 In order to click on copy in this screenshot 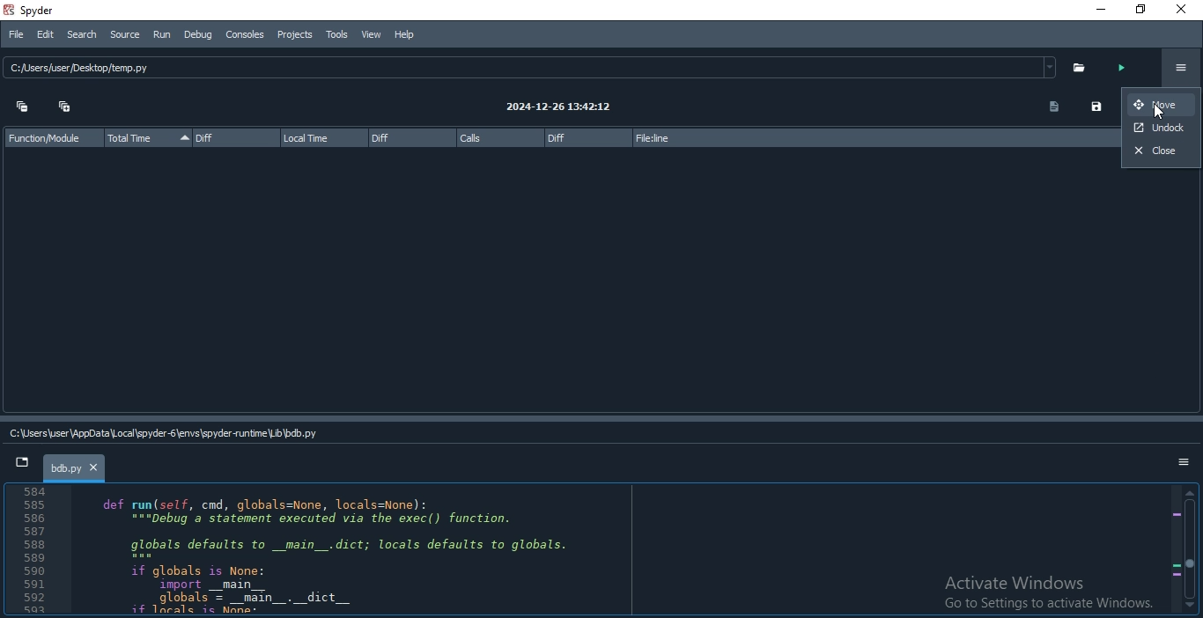, I will do `click(1049, 107)`.